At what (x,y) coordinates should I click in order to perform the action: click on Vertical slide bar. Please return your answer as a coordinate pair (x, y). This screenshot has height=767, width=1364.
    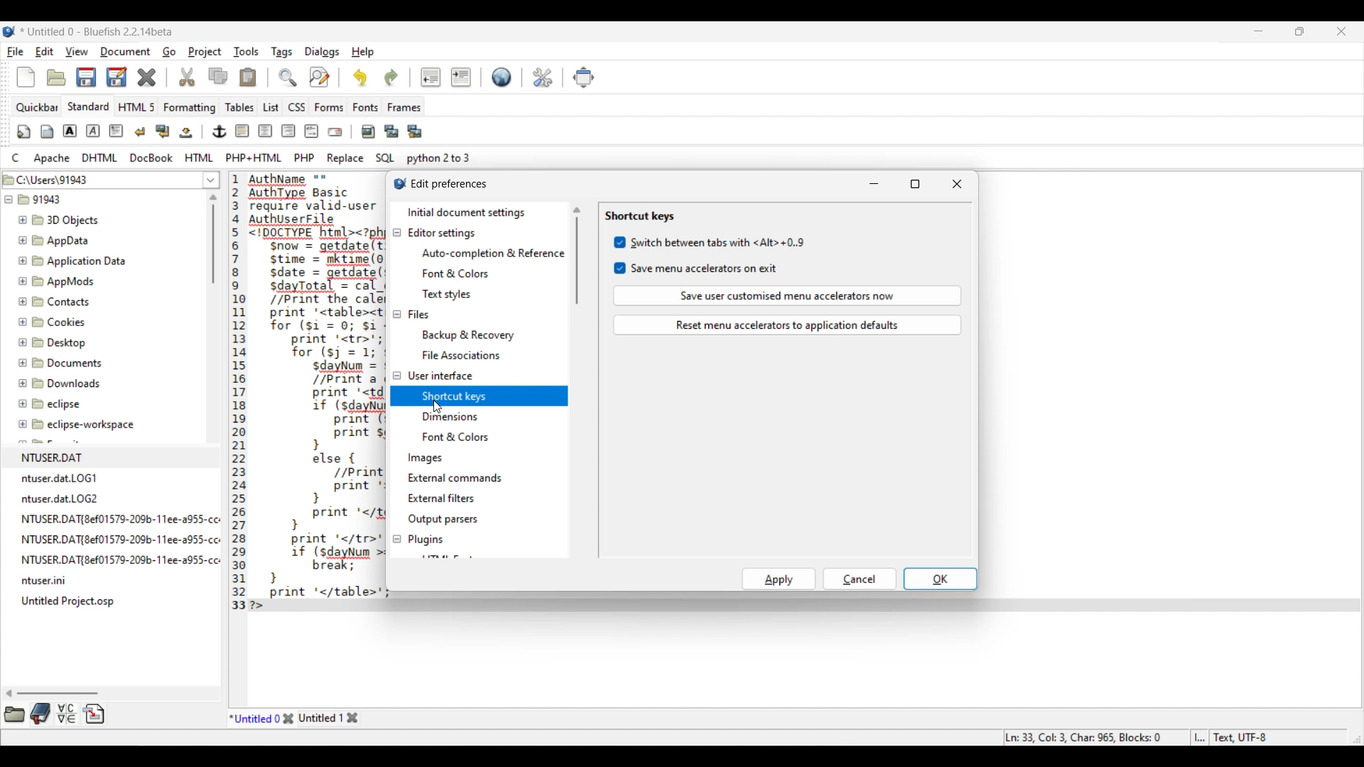
    Looking at the image, I should click on (577, 256).